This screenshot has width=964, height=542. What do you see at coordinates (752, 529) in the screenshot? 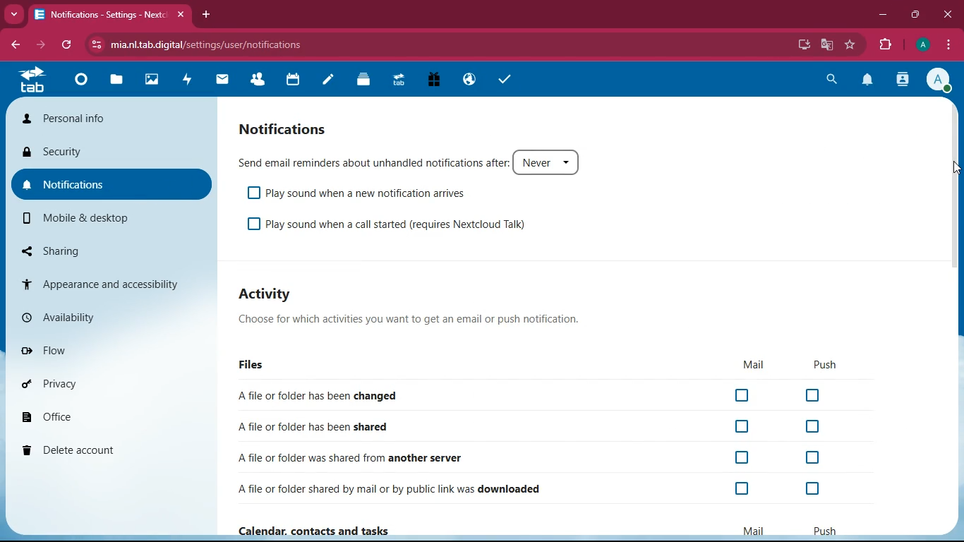
I see `Mail` at bounding box center [752, 529].